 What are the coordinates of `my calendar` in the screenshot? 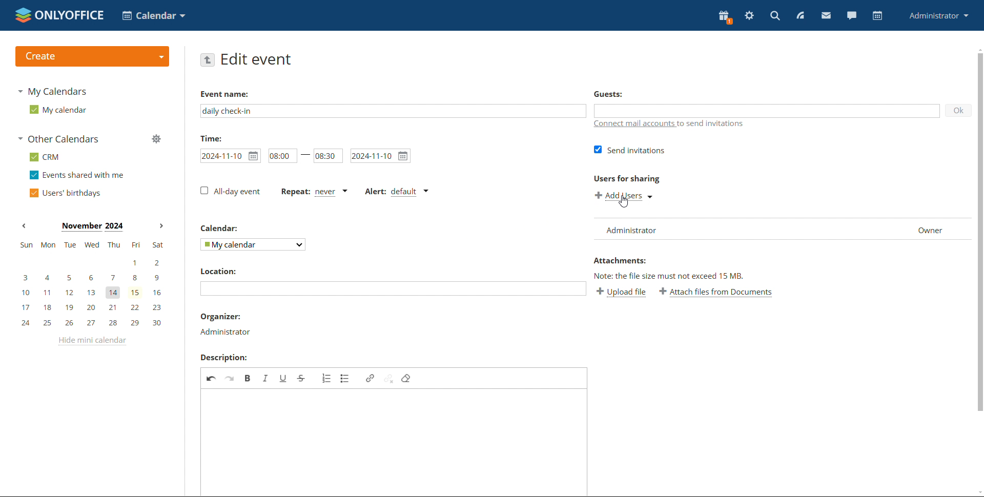 It's located at (57, 109).